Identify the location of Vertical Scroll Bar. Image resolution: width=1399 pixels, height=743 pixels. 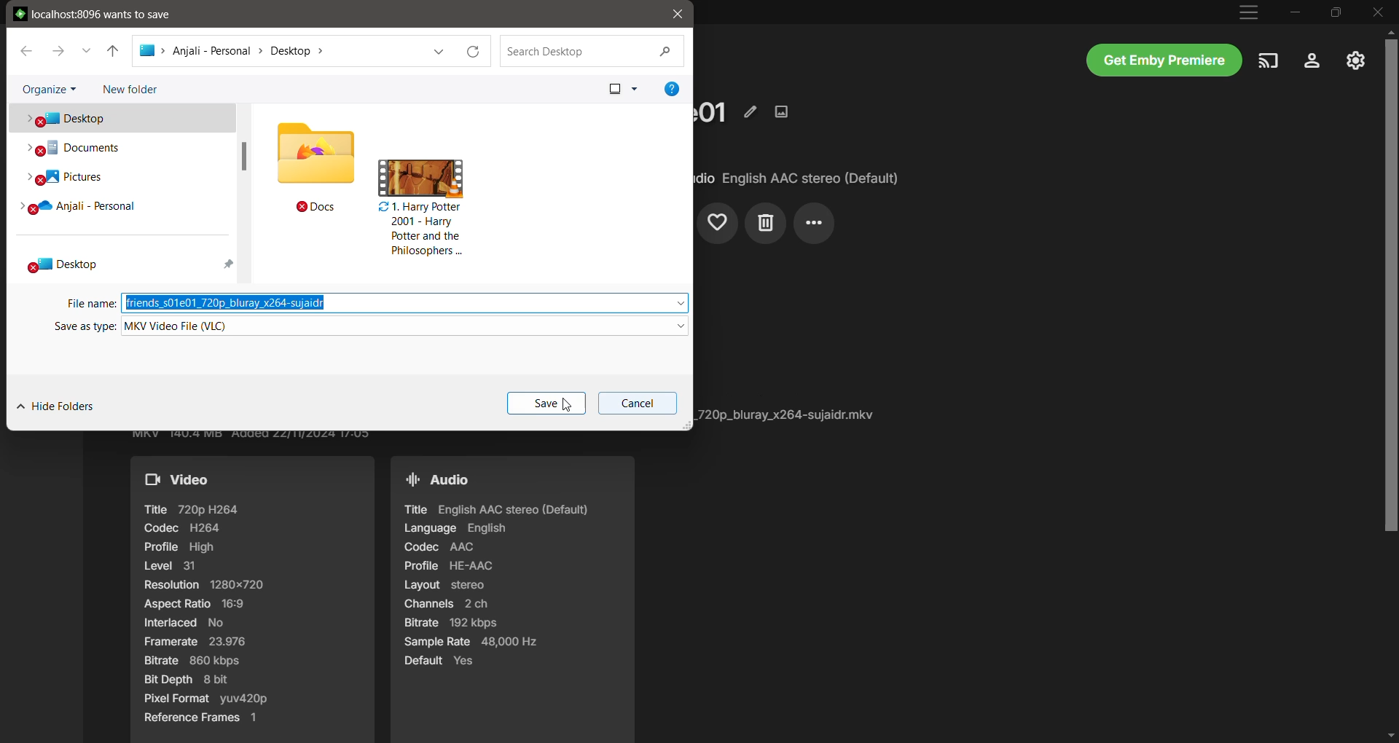
(243, 156).